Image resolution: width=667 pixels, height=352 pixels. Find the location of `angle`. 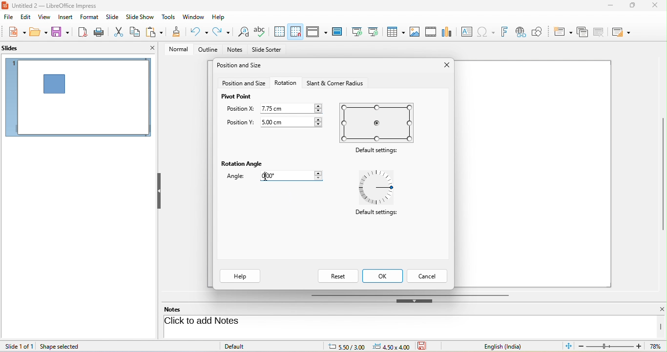

angle is located at coordinates (239, 177).